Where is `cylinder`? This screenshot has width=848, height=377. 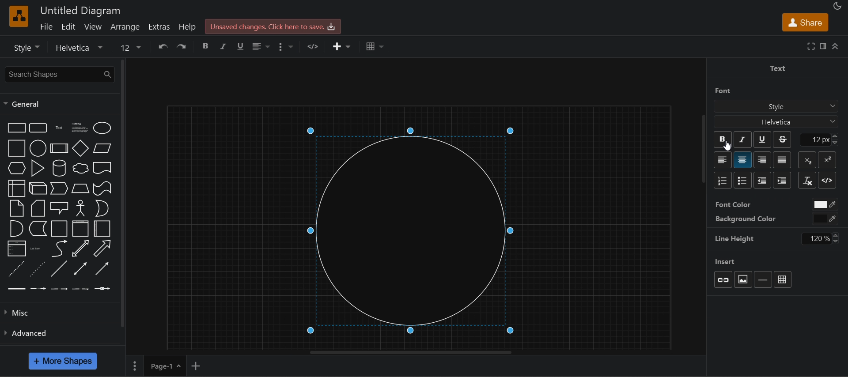
cylinder is located at coordinates (61, 168).